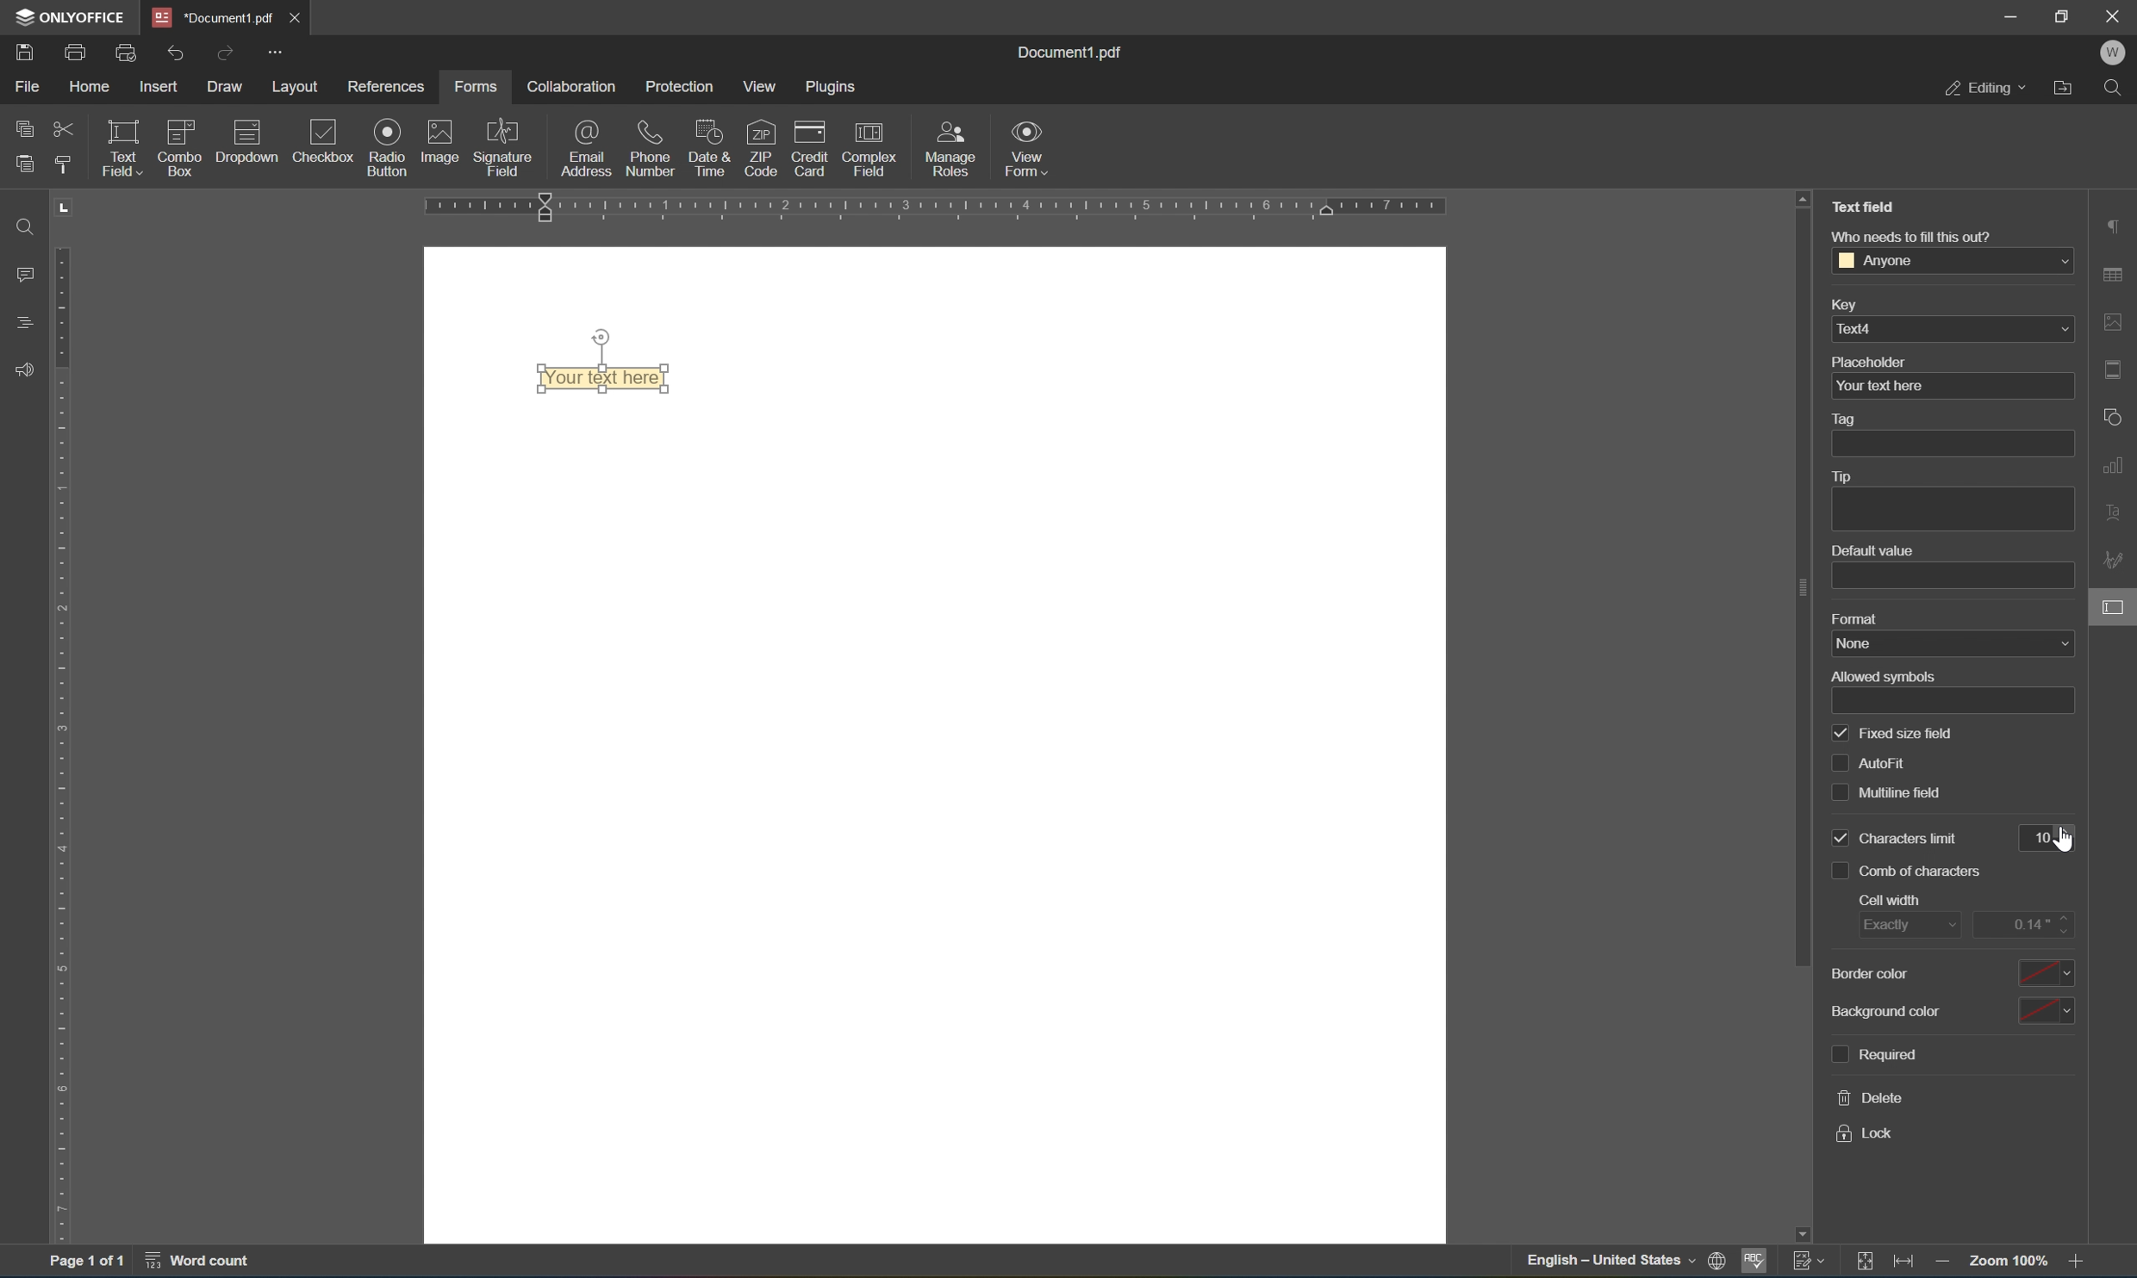 The width and height of the screenshot is (2137, 1278). I want to click on table settings, so click(2113, 276).